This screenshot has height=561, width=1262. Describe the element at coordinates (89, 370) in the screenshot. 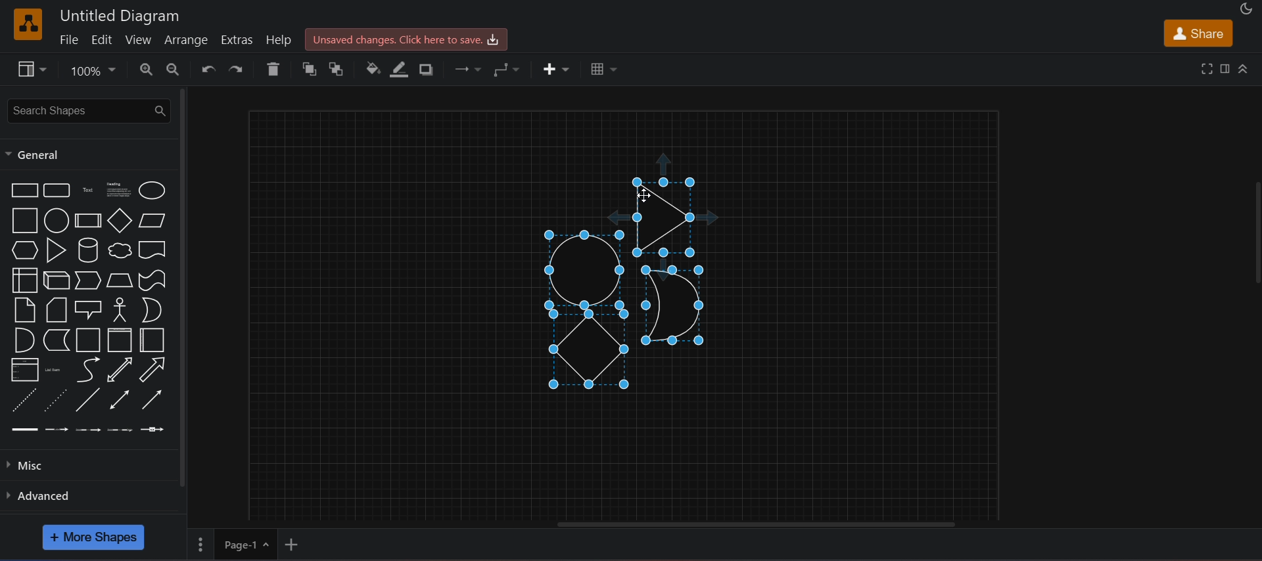

I see `arrow` at that location.